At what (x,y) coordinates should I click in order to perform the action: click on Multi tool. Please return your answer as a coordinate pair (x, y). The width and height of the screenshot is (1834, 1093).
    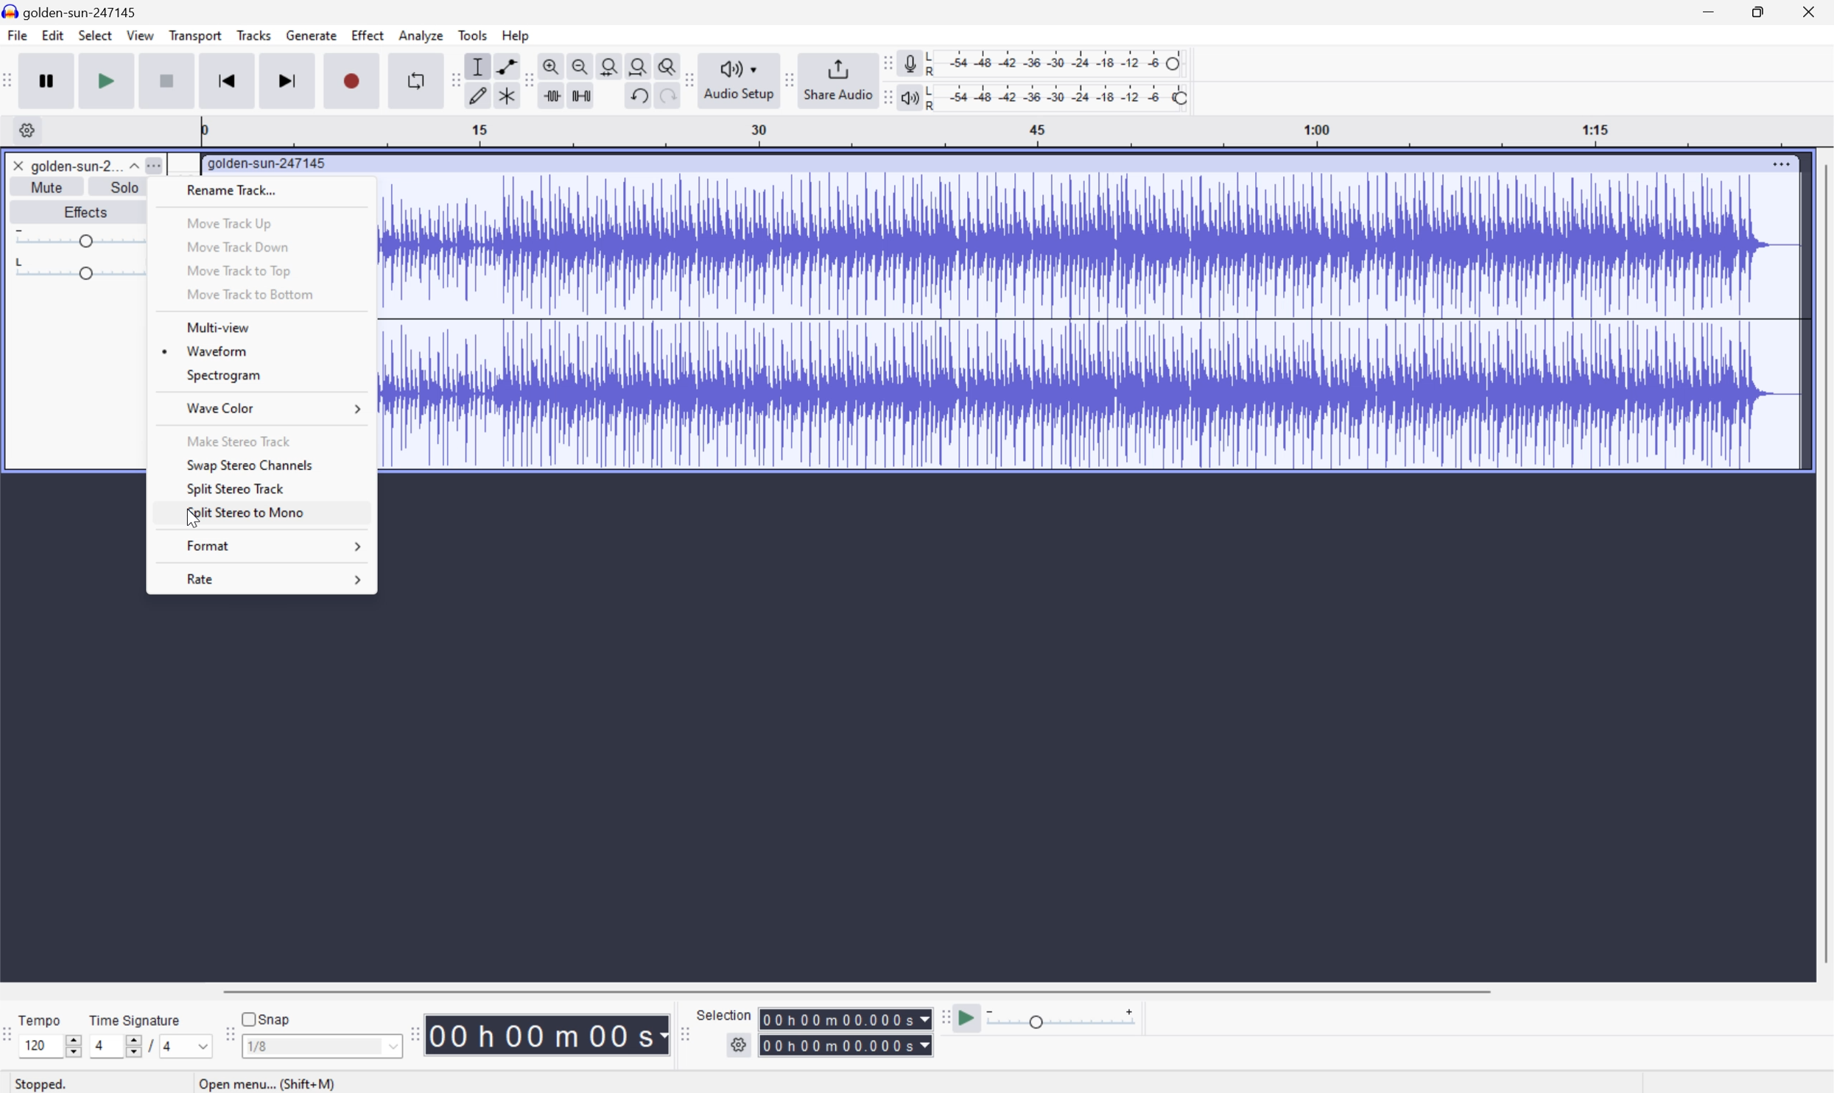
    Looking at the image, I should click on (506, 94).